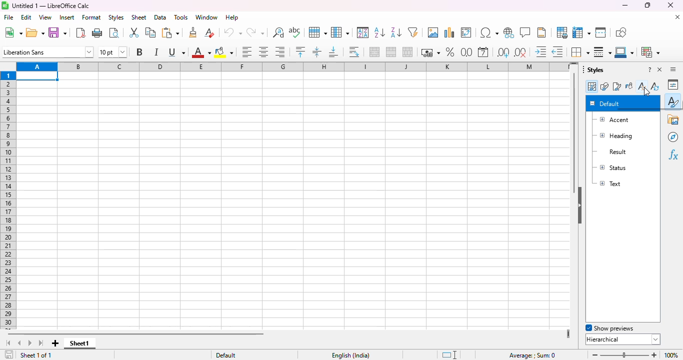 This screenshot has height=360, width=683. Describe the element at coordinates (255, 32) in the screenshot. I see `redo` at that location.